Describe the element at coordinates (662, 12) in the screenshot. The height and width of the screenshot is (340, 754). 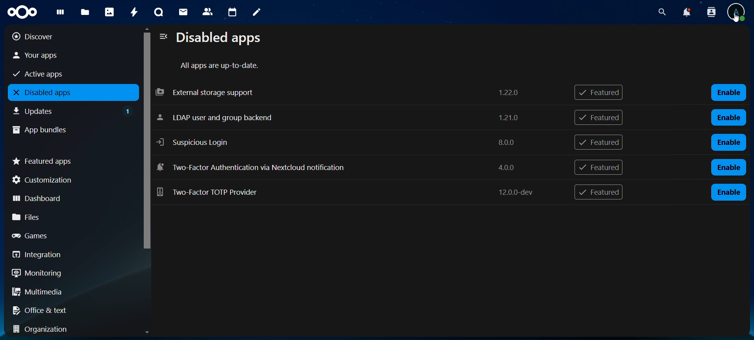
I see `search` at that location.